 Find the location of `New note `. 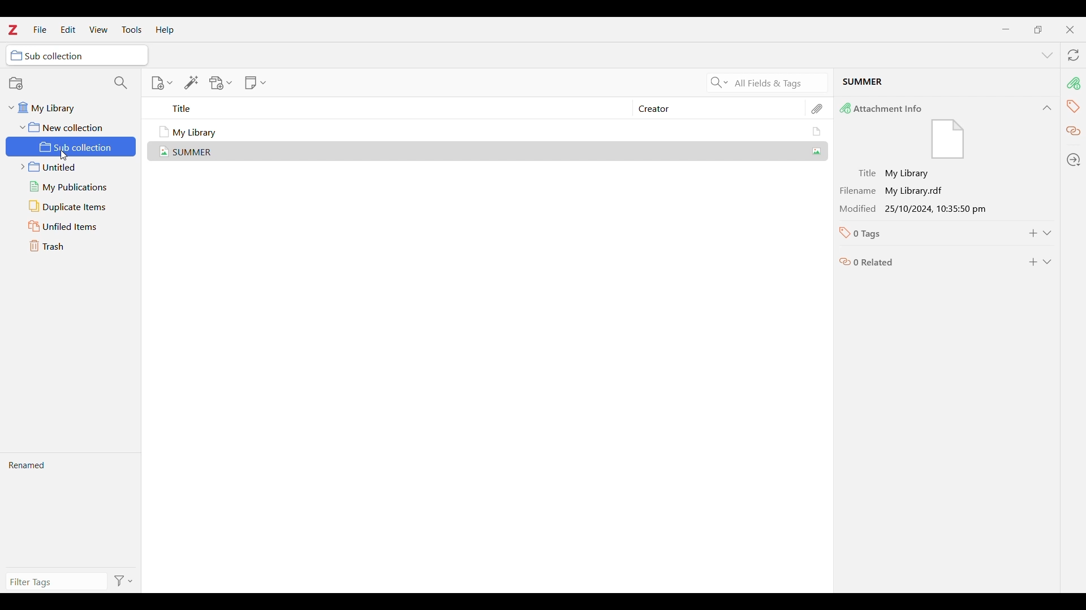

New note  is located at coordinates (255, 82).